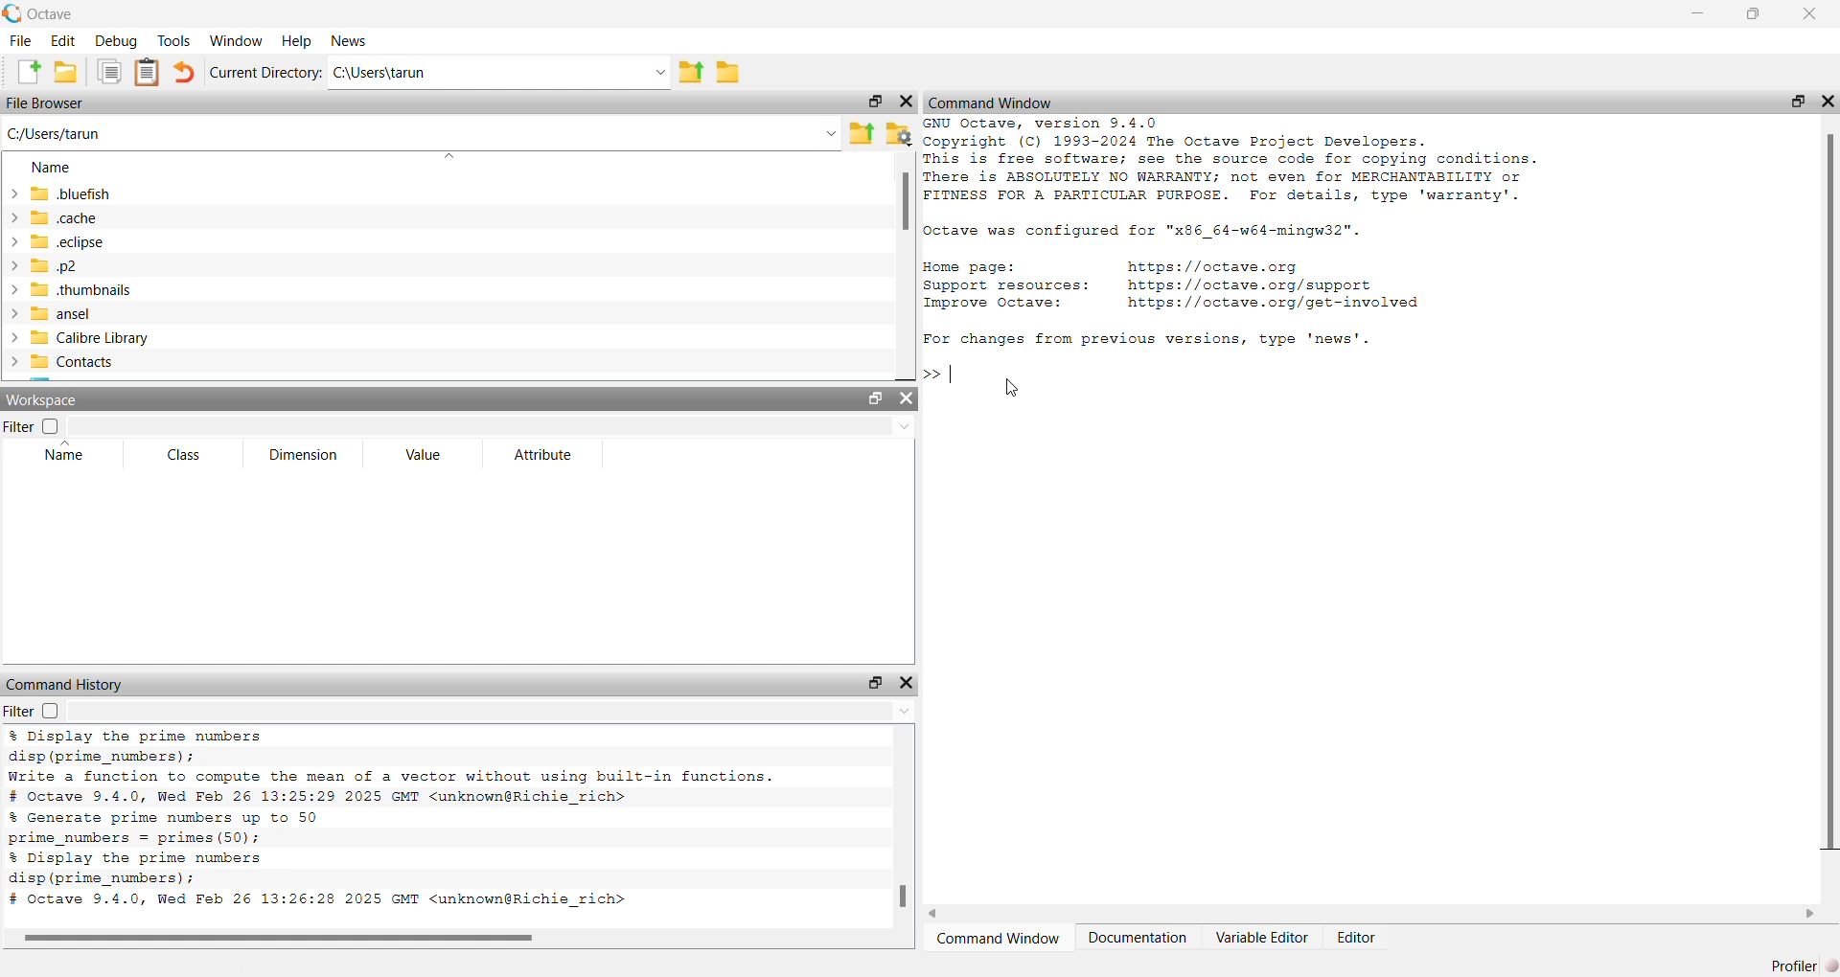  What do you see at coordinates (350, 40) in the screenshot?
I see `News` at bounding box center [350, 40].